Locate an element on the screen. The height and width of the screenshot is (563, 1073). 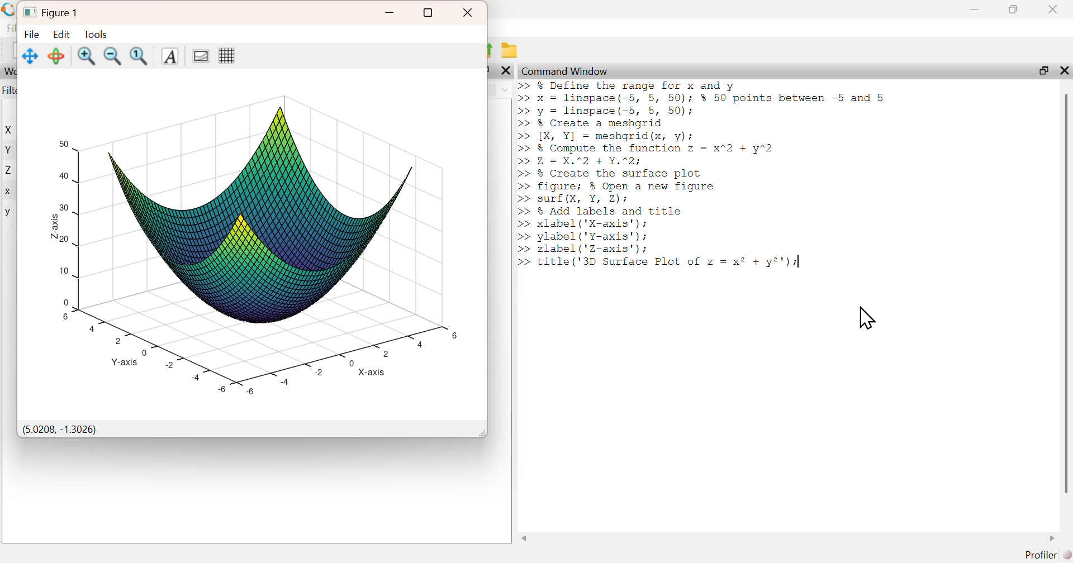
close is located at coordinates (469, 13).